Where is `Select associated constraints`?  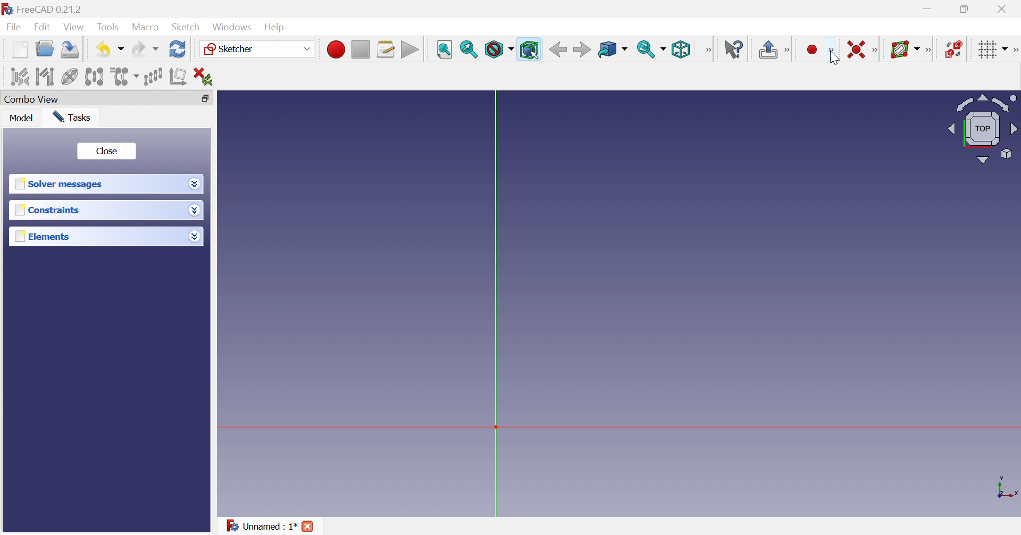
Select associated constraints is located at coordinates (20, 76).